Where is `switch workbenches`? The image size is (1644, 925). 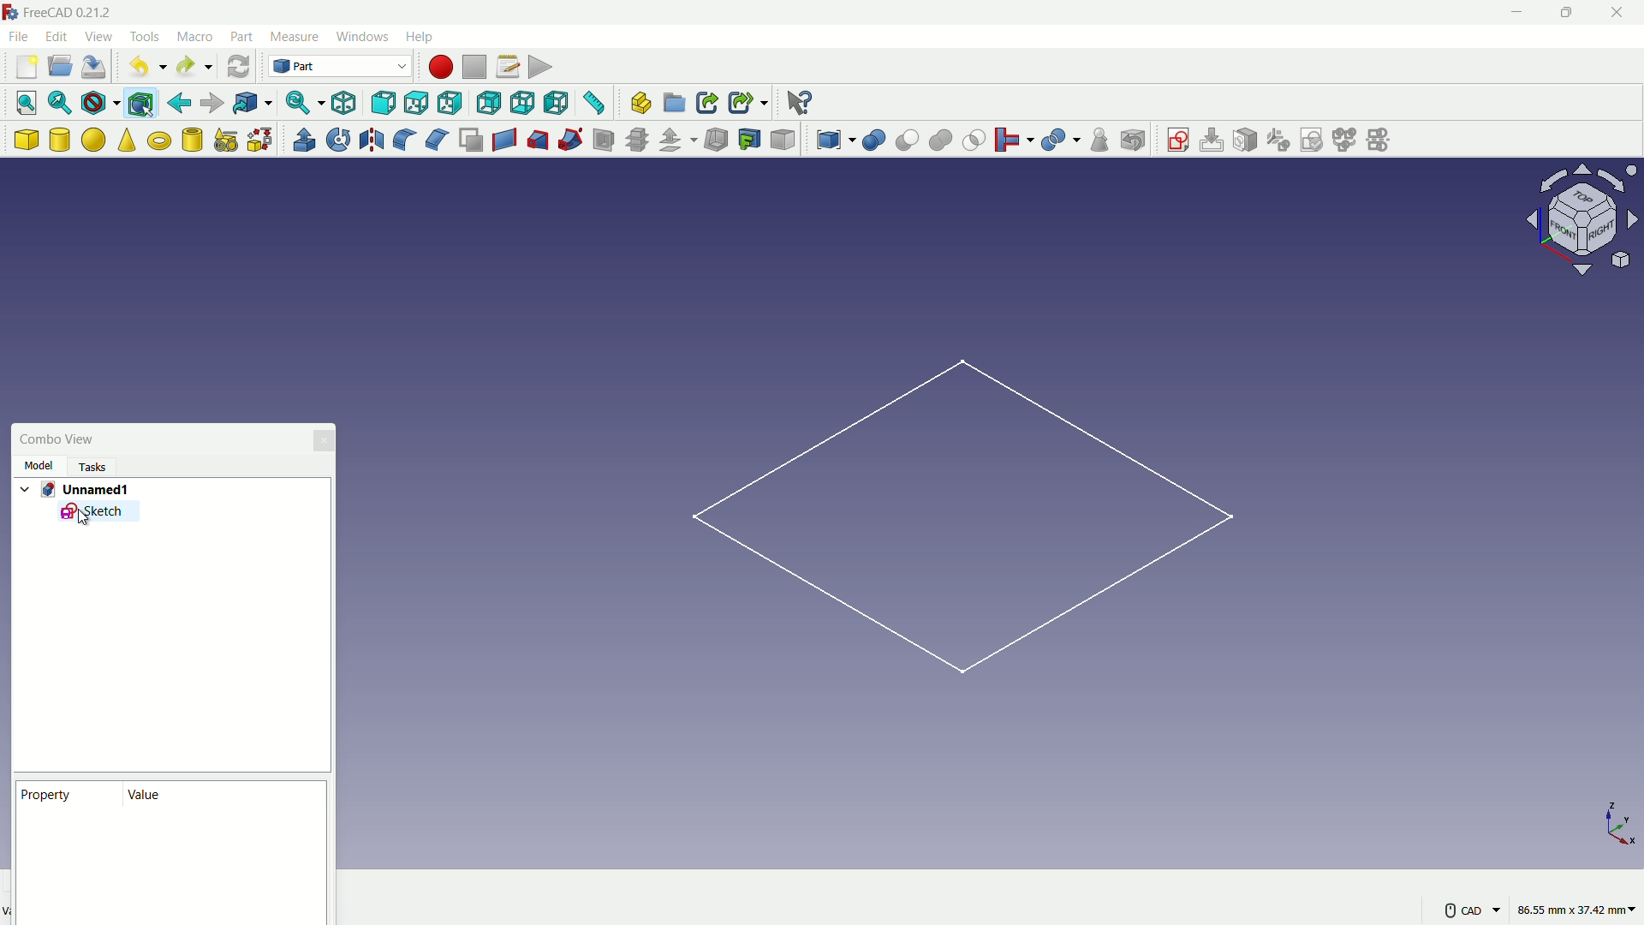 switch workbenches is located at coordinates (340, 67).